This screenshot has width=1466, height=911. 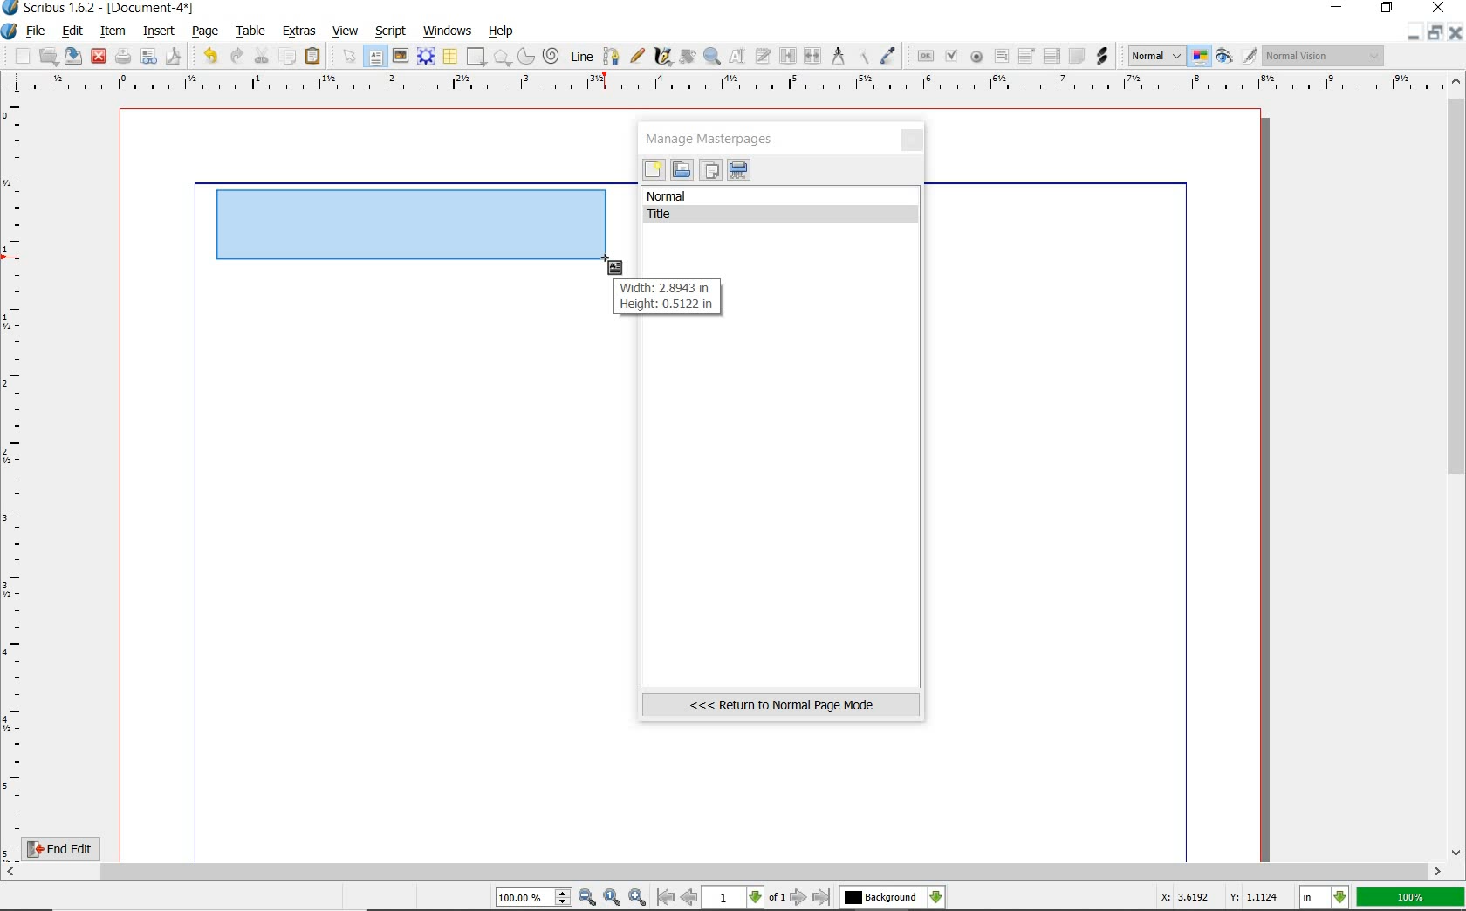 What do you see at coordinates (734, 85) in the screenshot?
I see `ruler` at bounding box center [734, 85].